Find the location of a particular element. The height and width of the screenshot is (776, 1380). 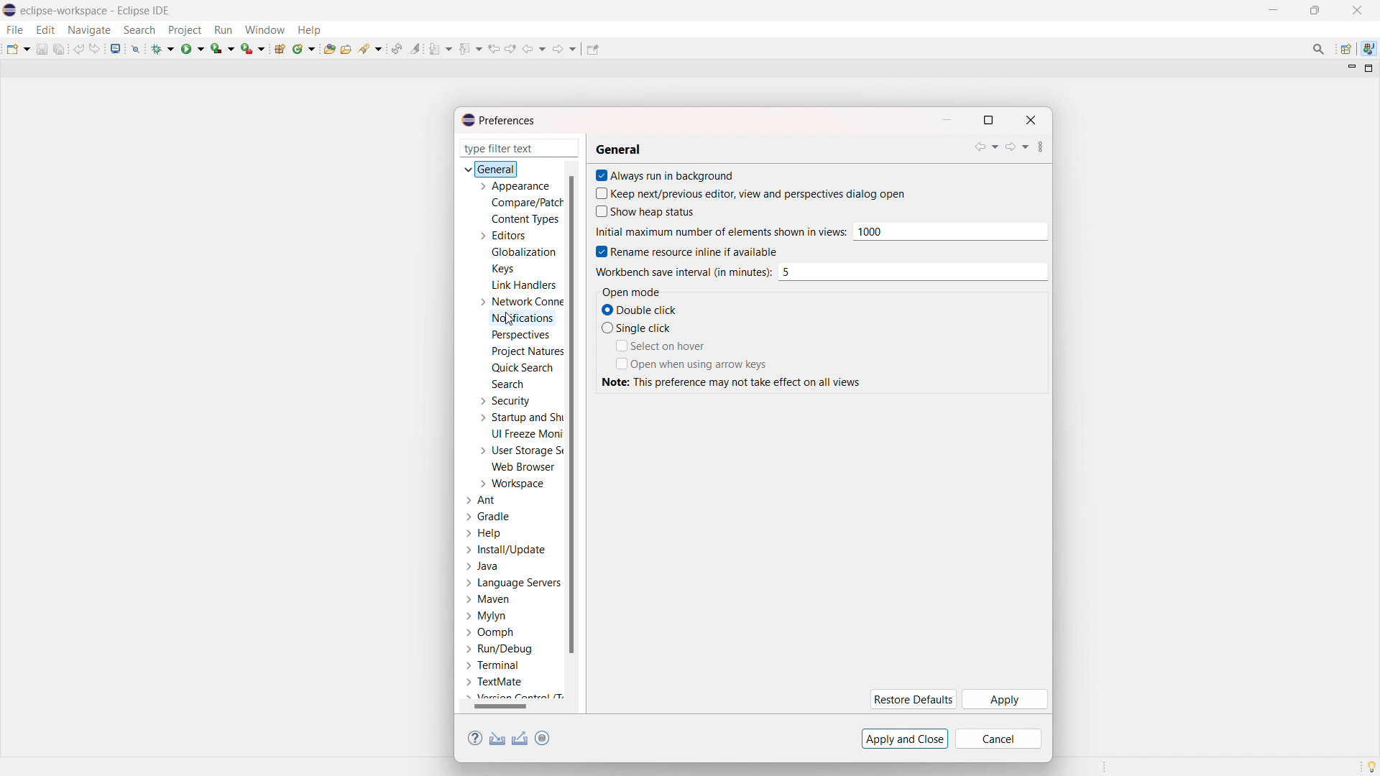

toggle ant editor auto reconcile is located at coordinates (396, 48).